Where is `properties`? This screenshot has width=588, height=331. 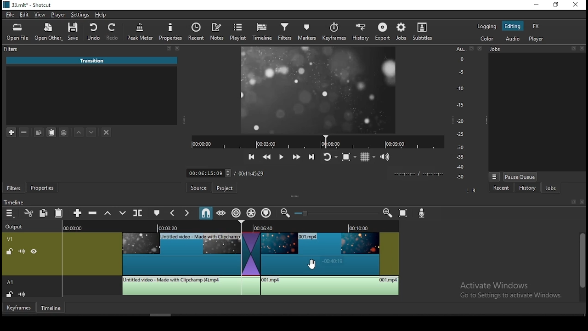 properties is located at coordinates (44, 187).